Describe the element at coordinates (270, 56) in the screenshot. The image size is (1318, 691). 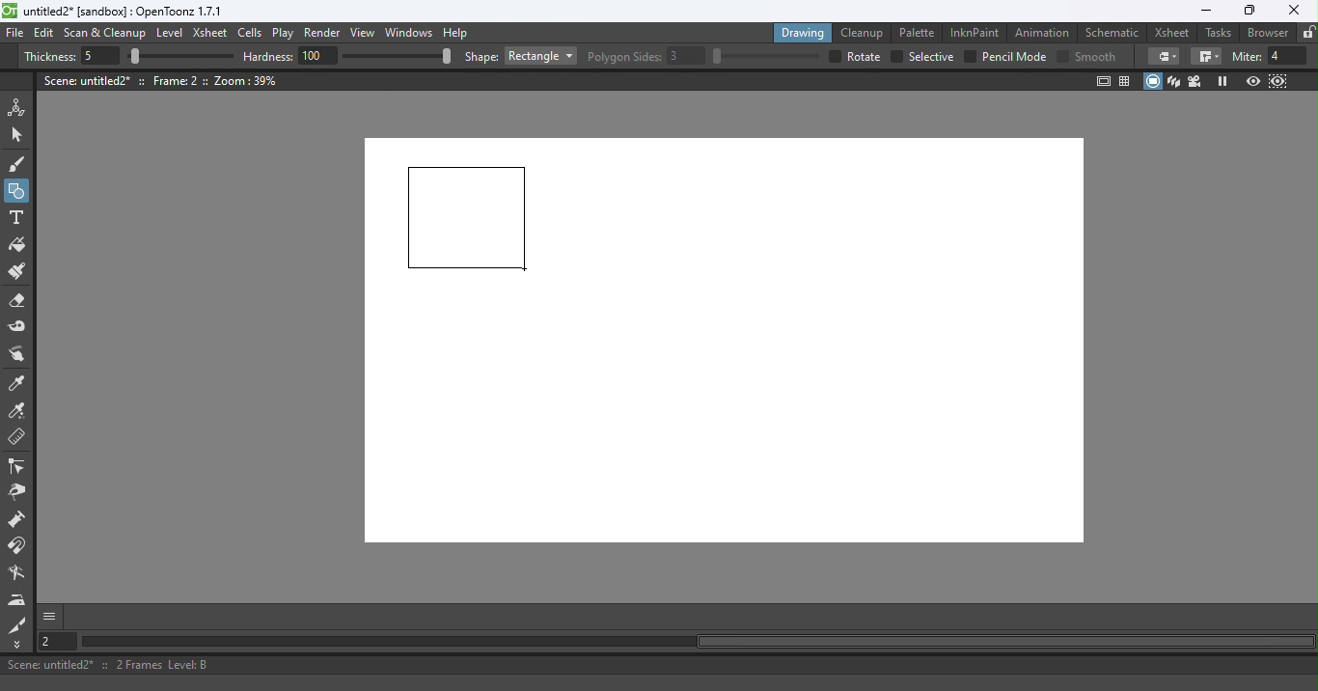
I see `hardness` at that location.